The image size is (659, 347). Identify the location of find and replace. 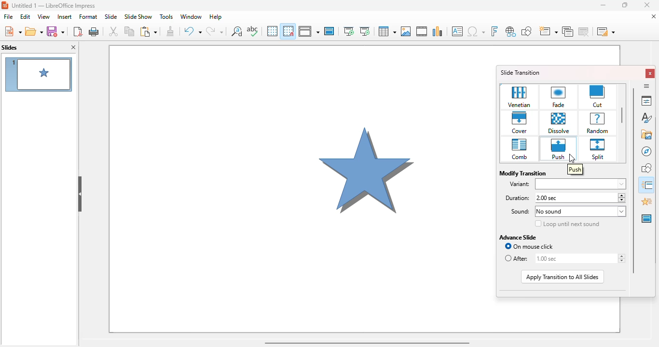
(237, 31).